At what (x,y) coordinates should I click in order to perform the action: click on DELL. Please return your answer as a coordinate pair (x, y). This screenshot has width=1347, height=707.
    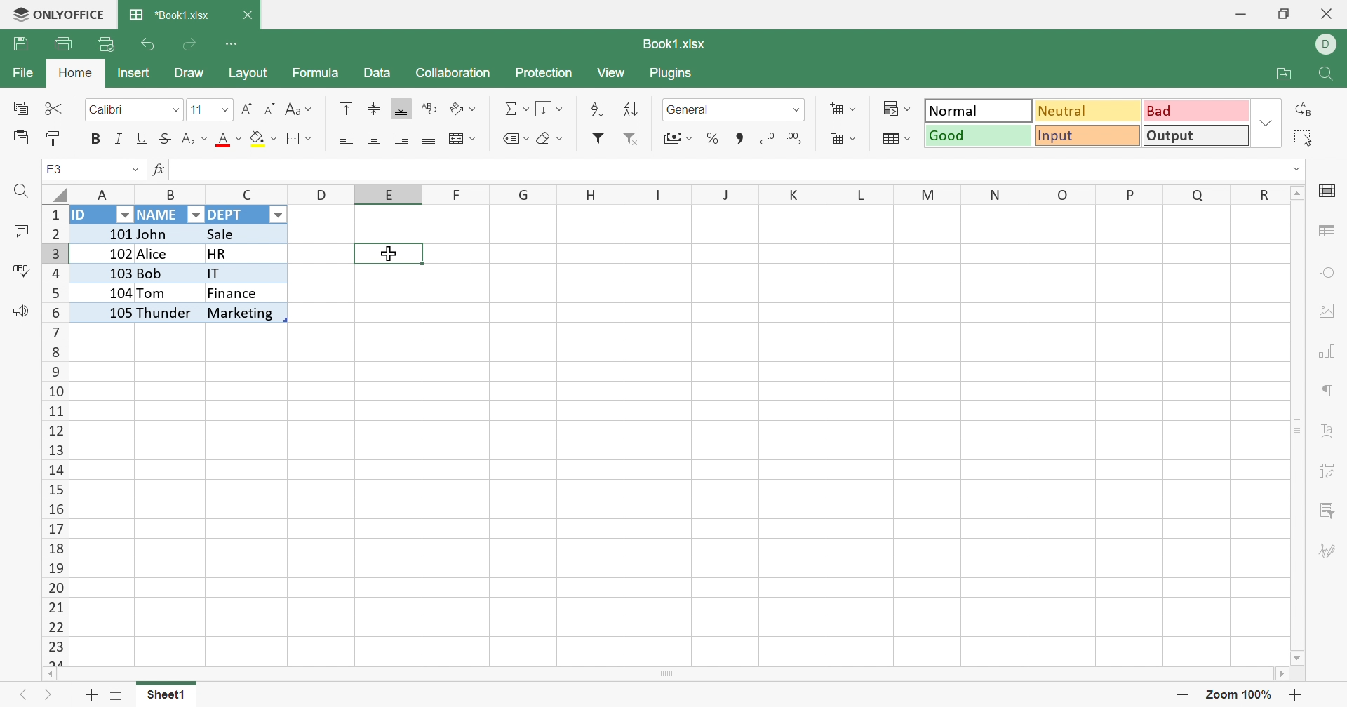
    Looking at the image, I should click on (1329, 45).